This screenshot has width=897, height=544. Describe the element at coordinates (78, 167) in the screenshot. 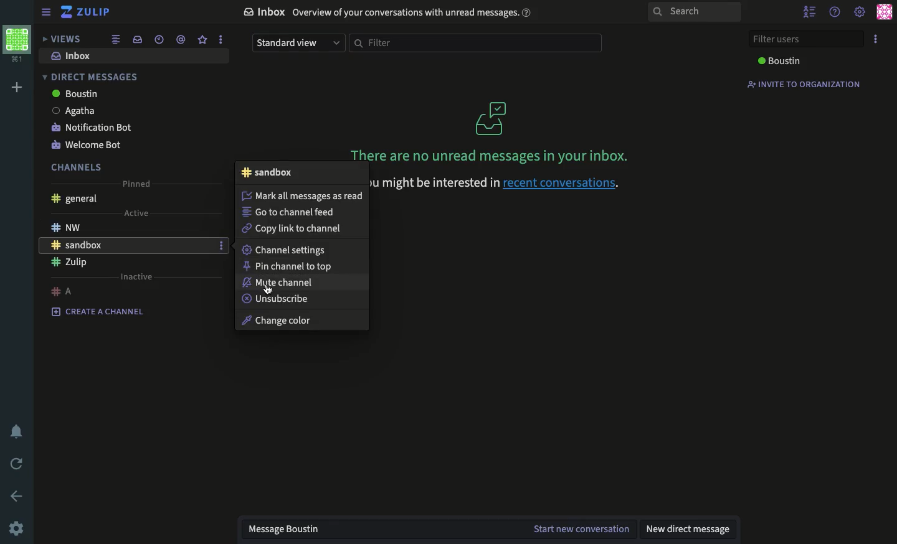

I see `channels` at that location.